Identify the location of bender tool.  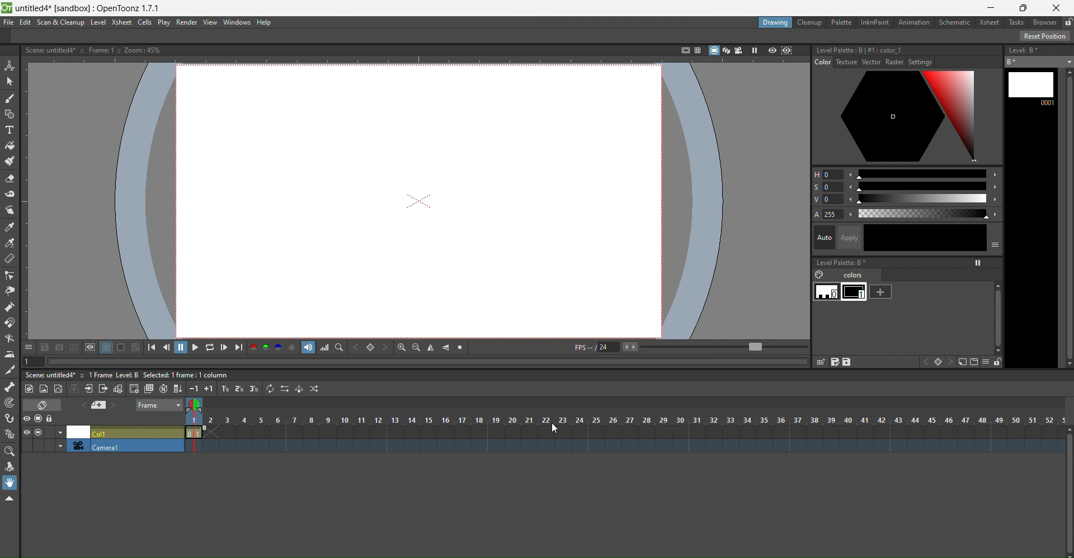
(10, 339).